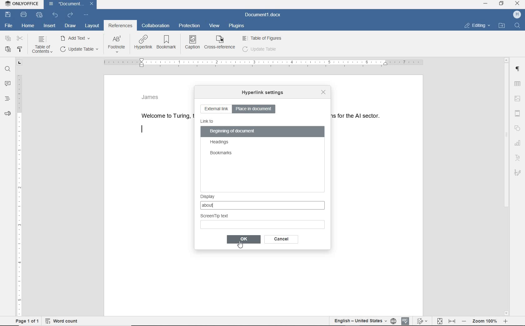 The image size is (525, 326). I want to click on ADD TEXT, so click(77, 38).